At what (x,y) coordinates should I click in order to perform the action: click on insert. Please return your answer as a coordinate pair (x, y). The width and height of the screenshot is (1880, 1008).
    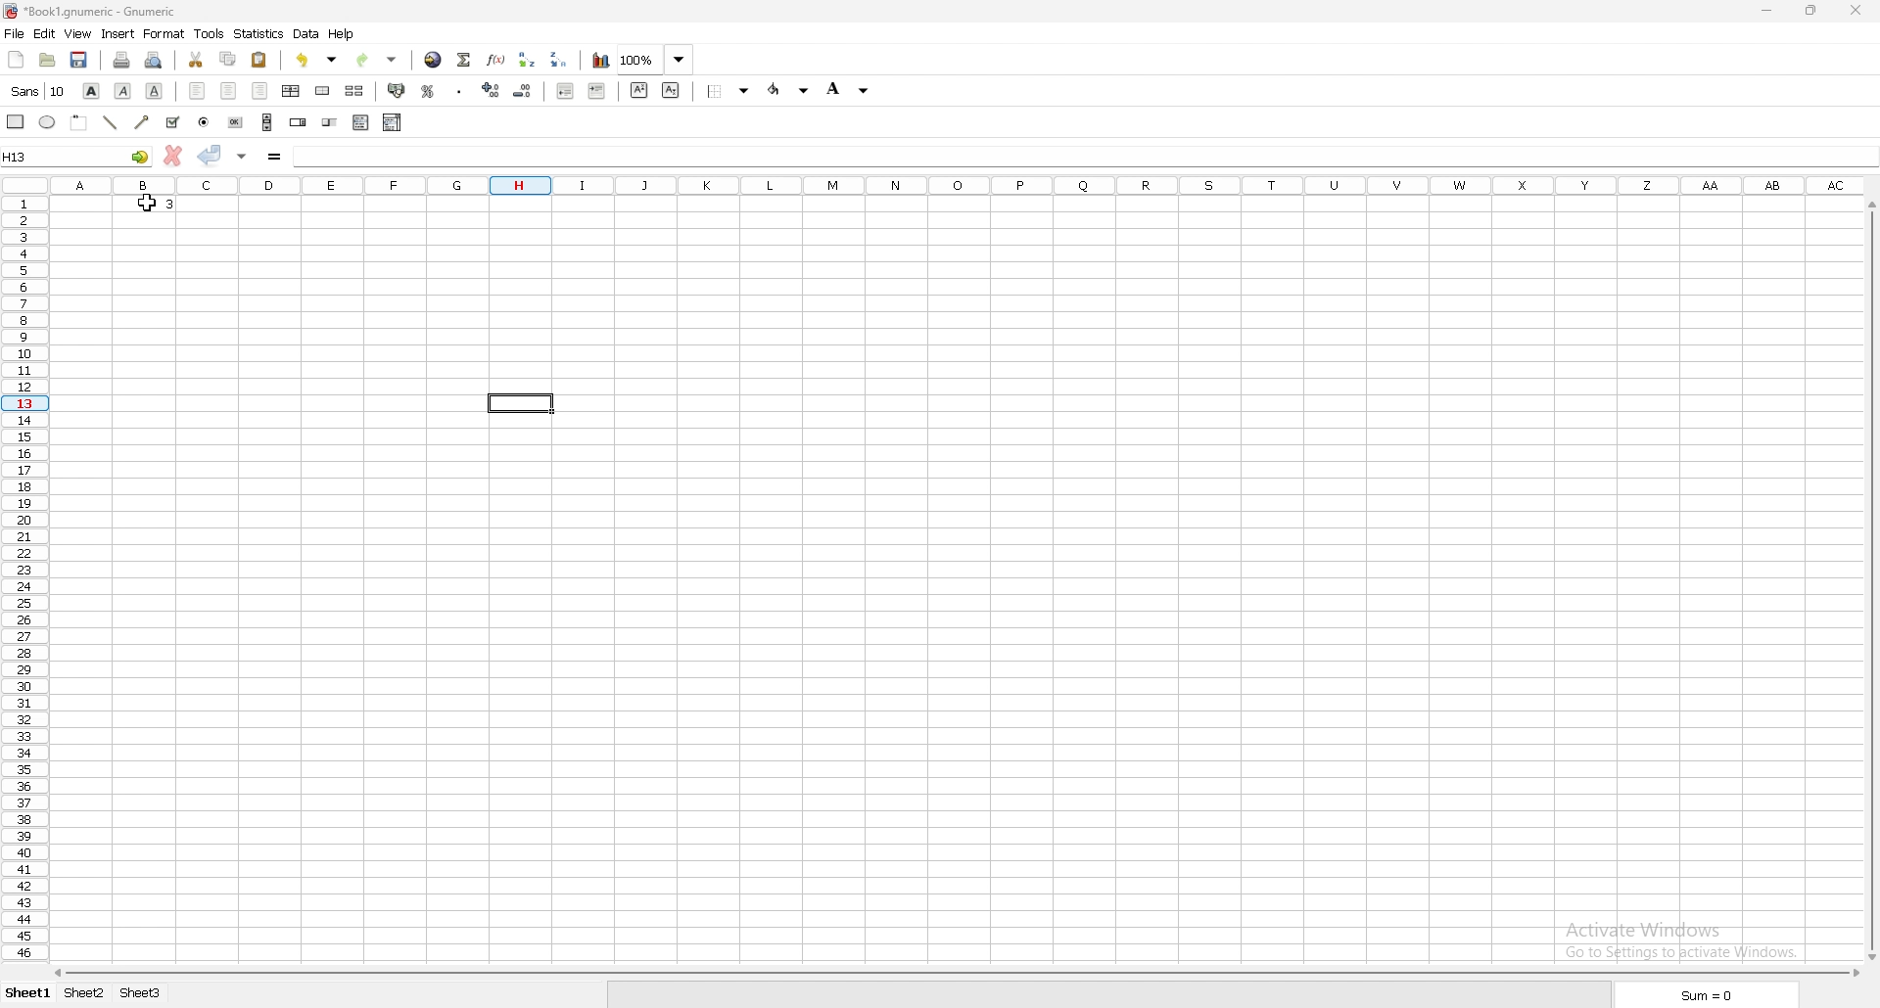
    Looking at the image, I should click on (118, 34).